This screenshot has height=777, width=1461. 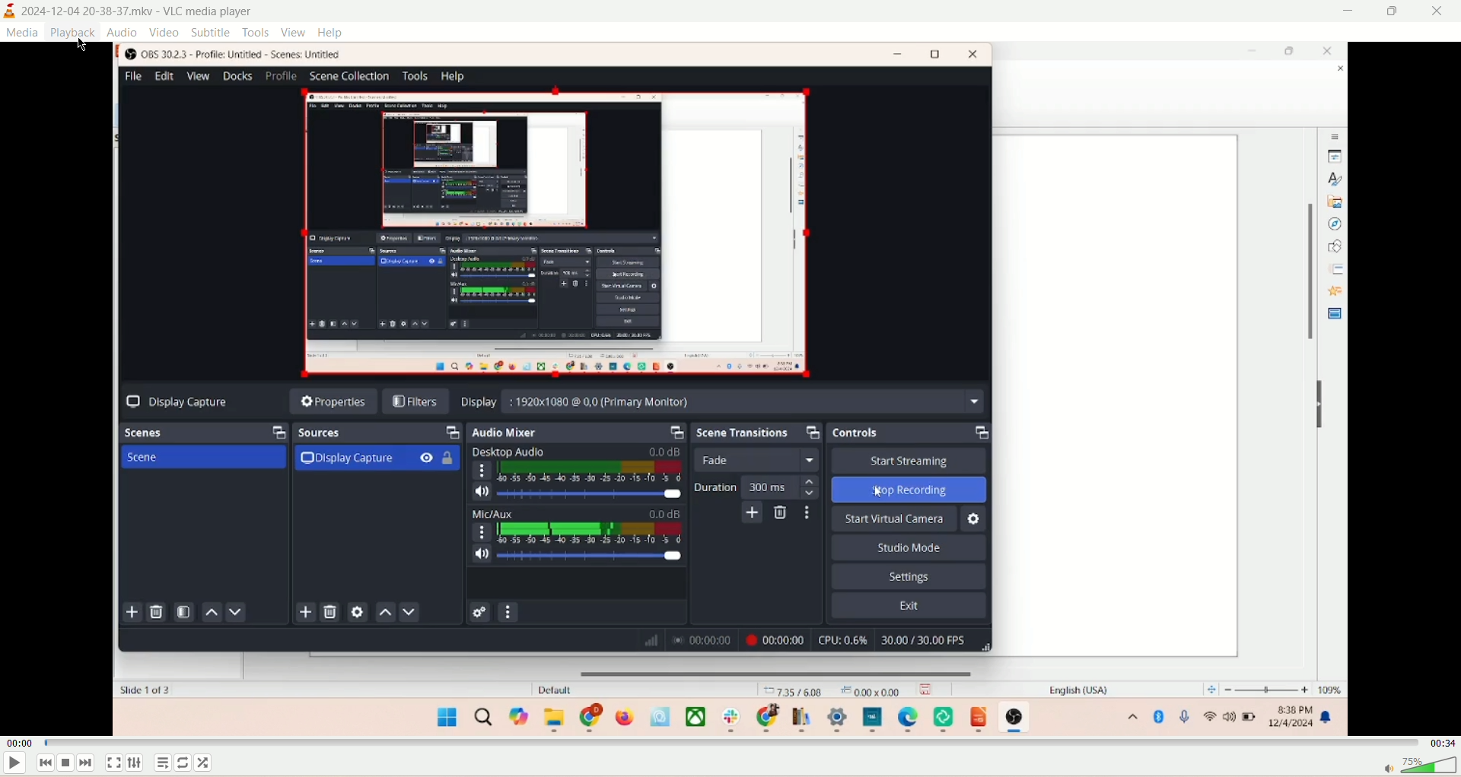 What do you see at coordinates (1417, 766) in the screenshot?
I see `volume bar` at bounding box center [1417, 766].